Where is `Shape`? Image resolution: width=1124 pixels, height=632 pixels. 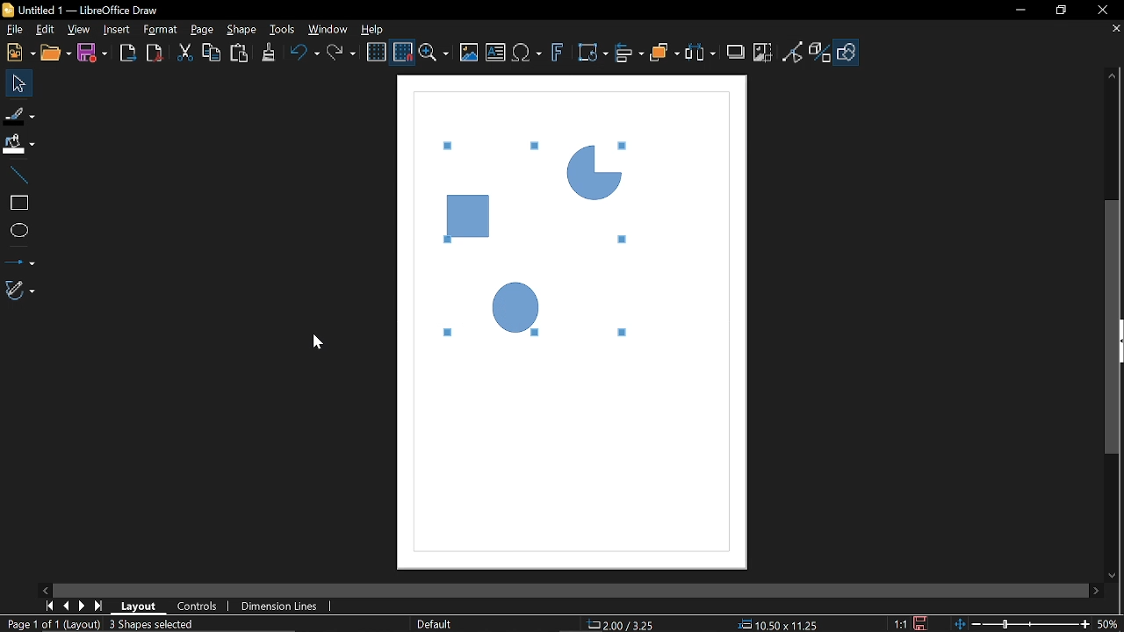
Shape is located at coordinates (241, 31).